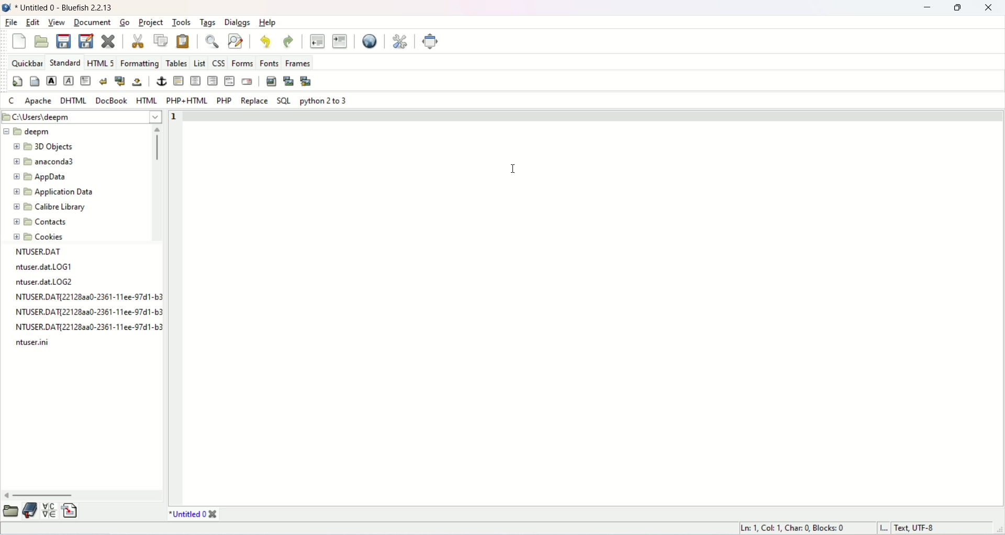 This screenshot has height=535, width=1005. Describe the element at coordinates (288, 81) in the screenshot. I see `insert thumbnail` at that location.